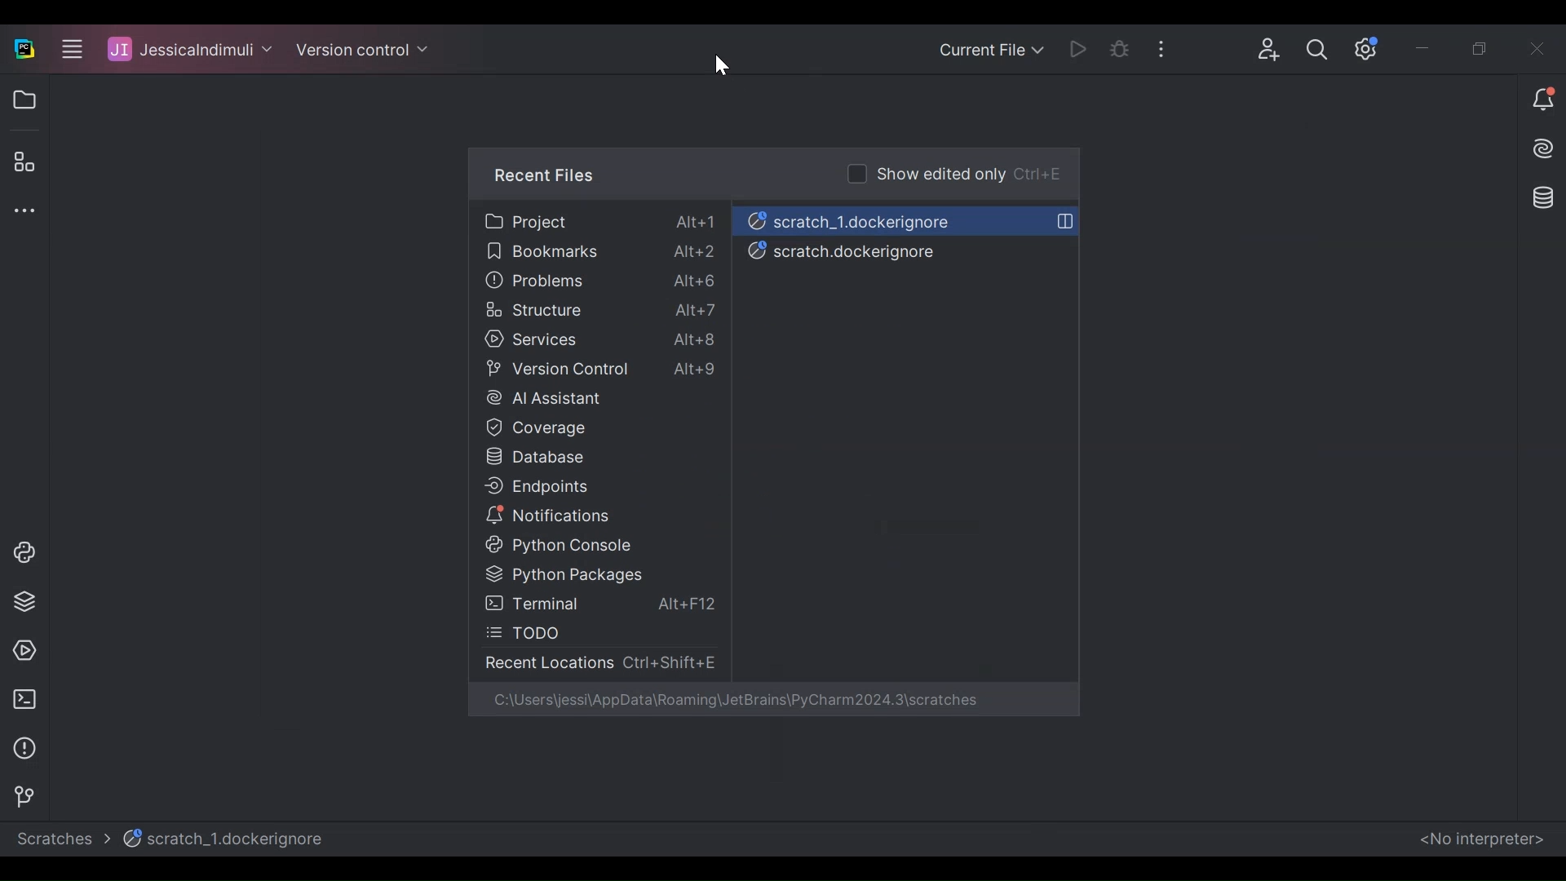  Describe the element at coordinates (993, 51) in the screenshot. I see `Current file` at that location.